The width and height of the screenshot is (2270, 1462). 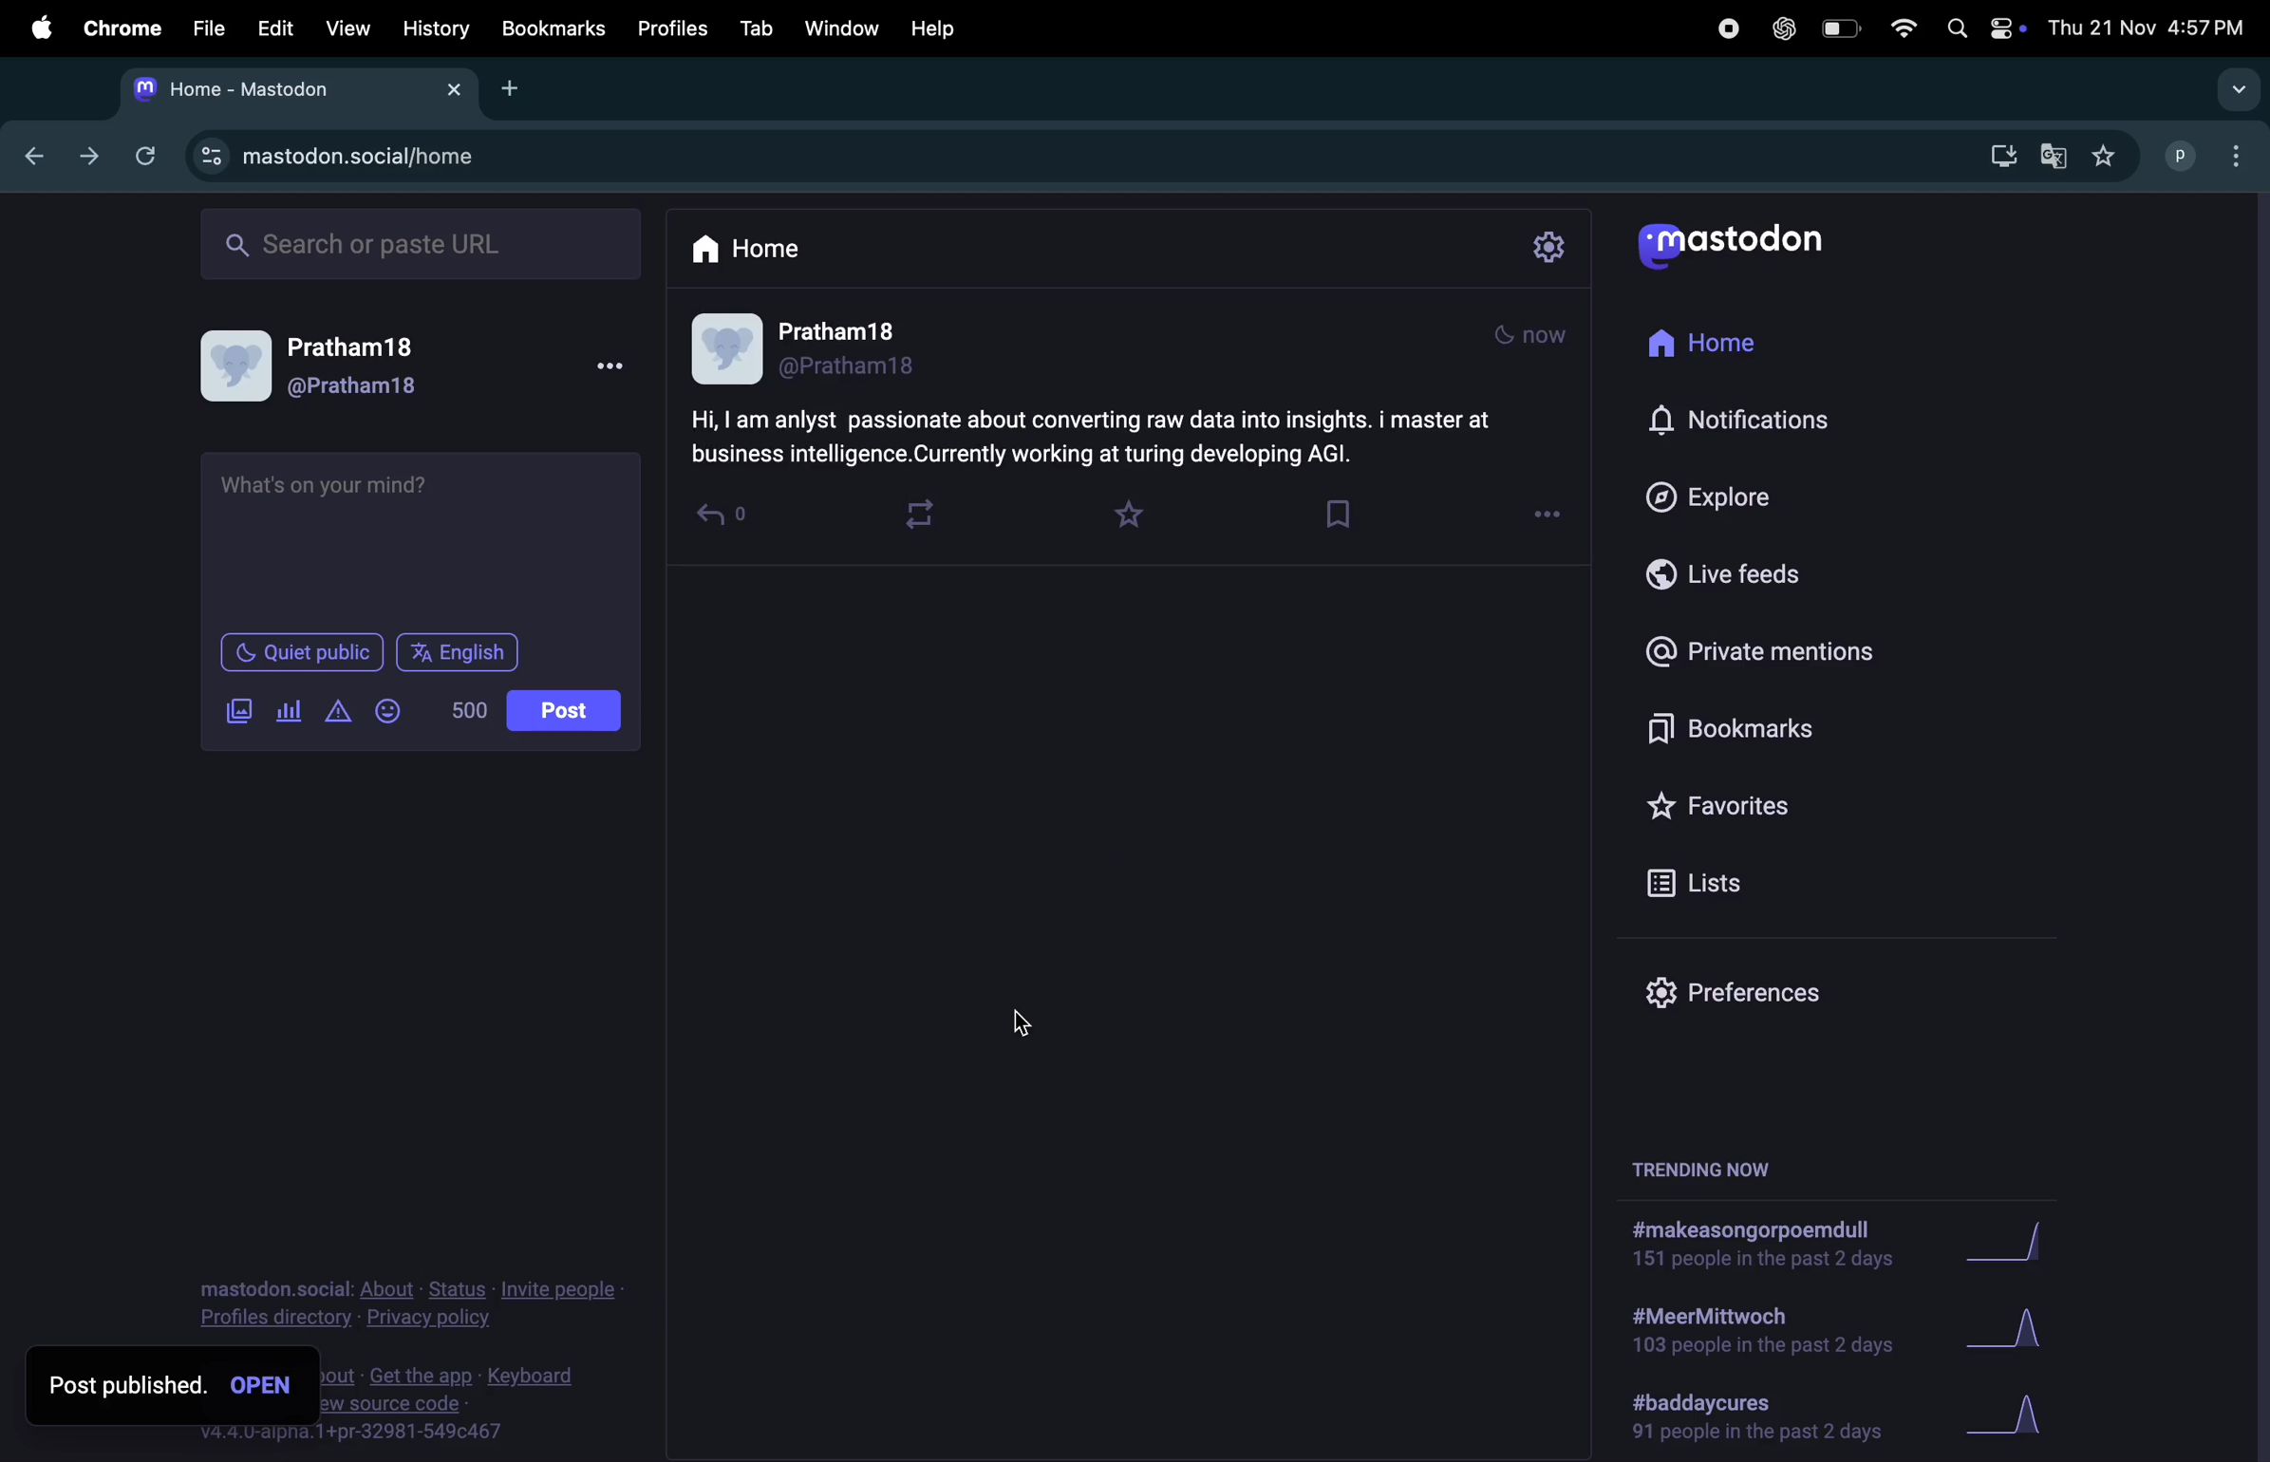 I want to click on mastodon site url, so click(x=393, y=159).